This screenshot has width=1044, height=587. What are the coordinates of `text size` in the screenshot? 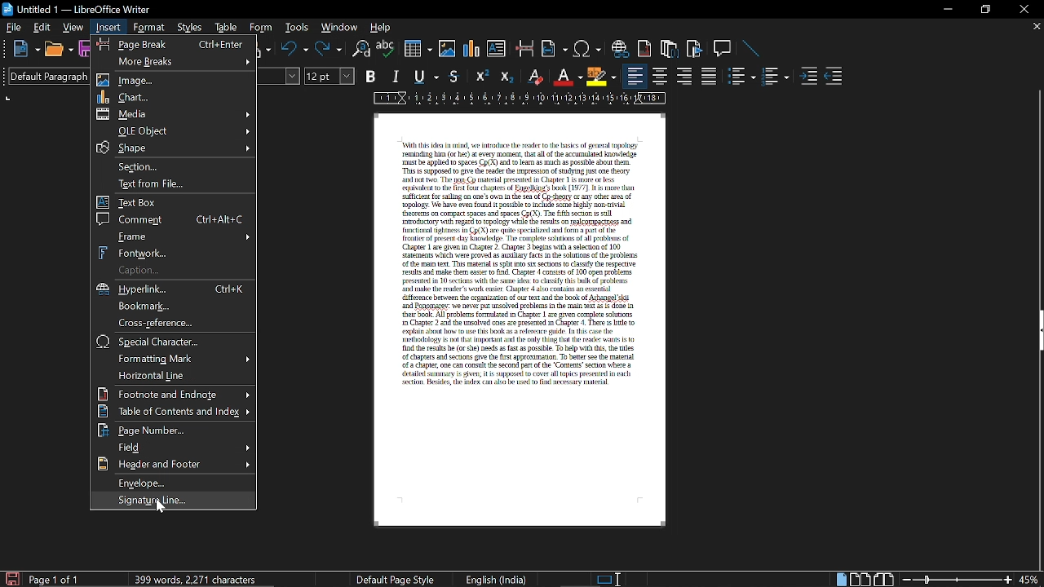 It's located at (330, 77).